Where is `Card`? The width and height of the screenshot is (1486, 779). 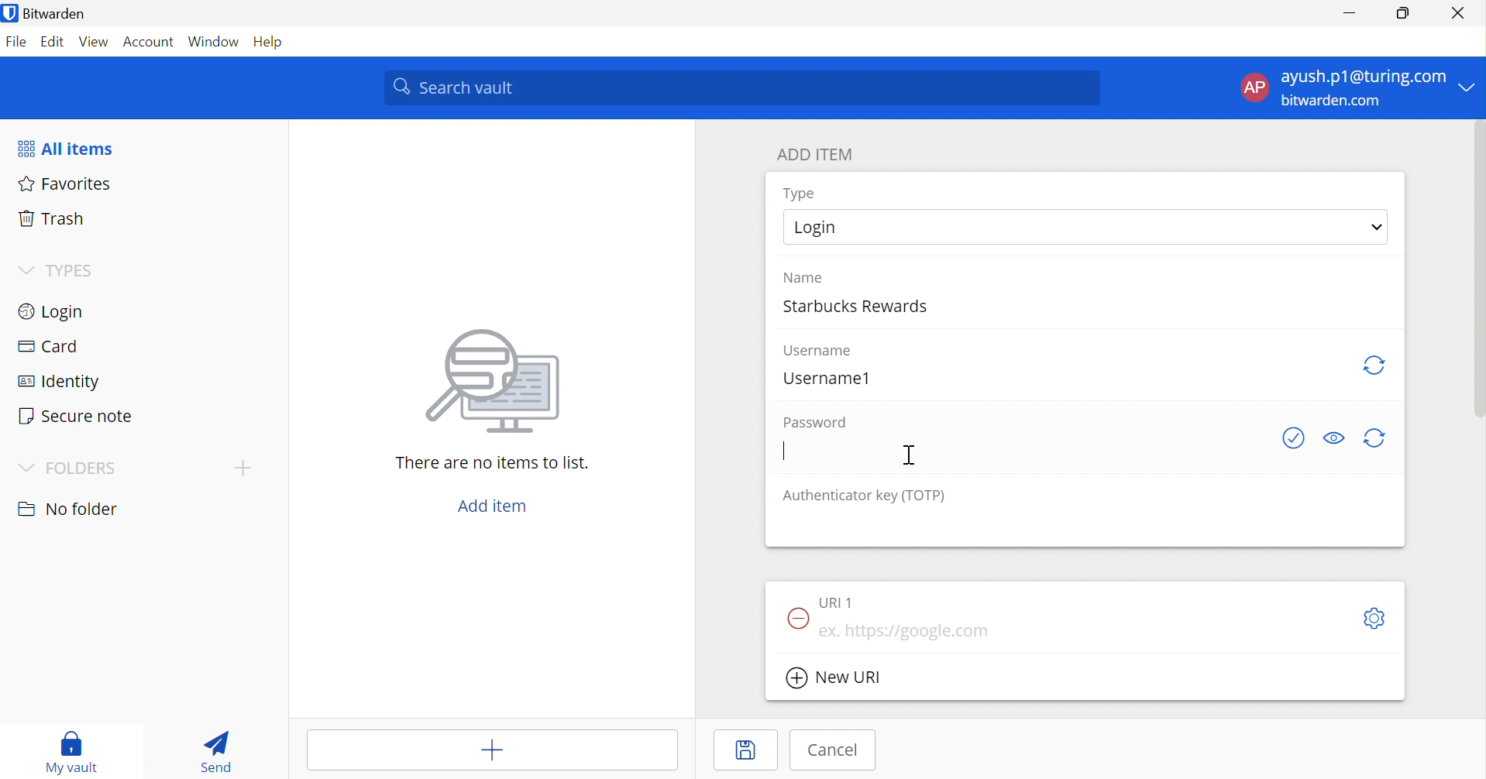 Card is located at coordinates (50, 346).